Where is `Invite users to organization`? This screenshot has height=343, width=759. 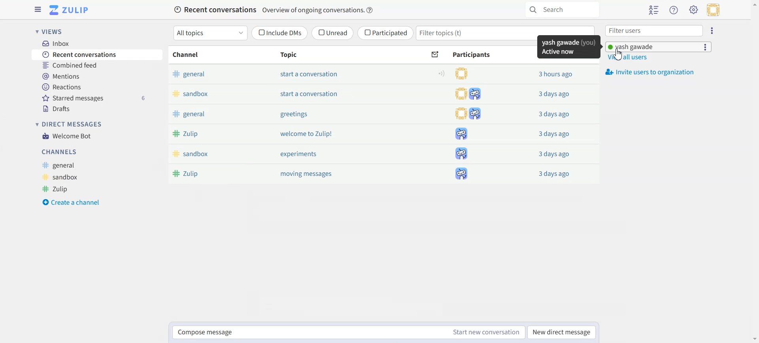 Invite users to organization is located at coordinates (655, 72).